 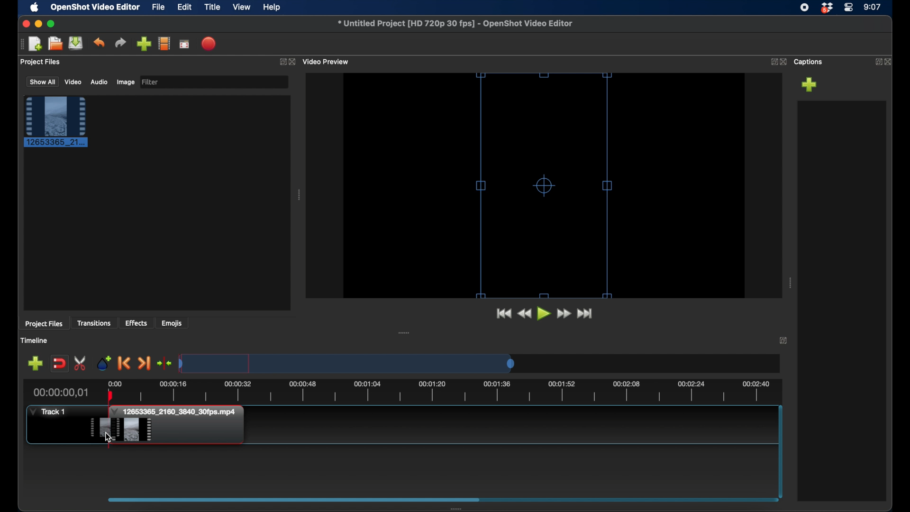 What do you see at coordinates (56, 121) in the screenshot?
I see `clip selected` at bounding box center [56, 121].